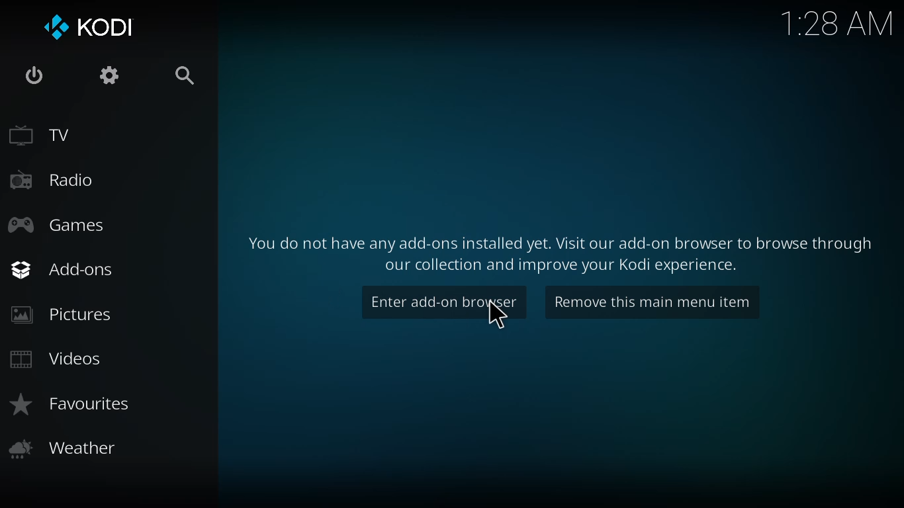 Image resolution: width=904 pixels, height=508 pixels. What do you see at coordinates (654, 302) in the screenshot?
I see `remove this main menu item` at bounding box center [654, 302].